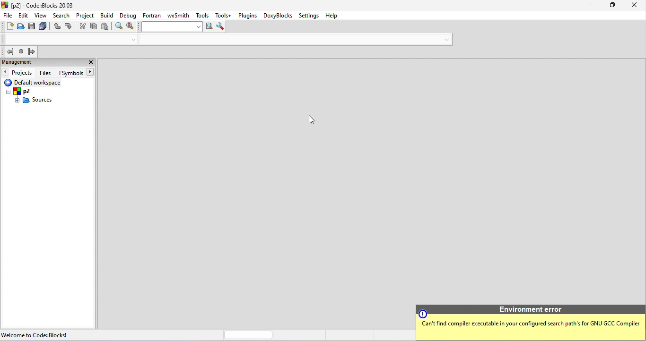 The image size is (646, 341). Describe the element at coordinates (210, 26) in the screenshot. I see `run search` at that location.